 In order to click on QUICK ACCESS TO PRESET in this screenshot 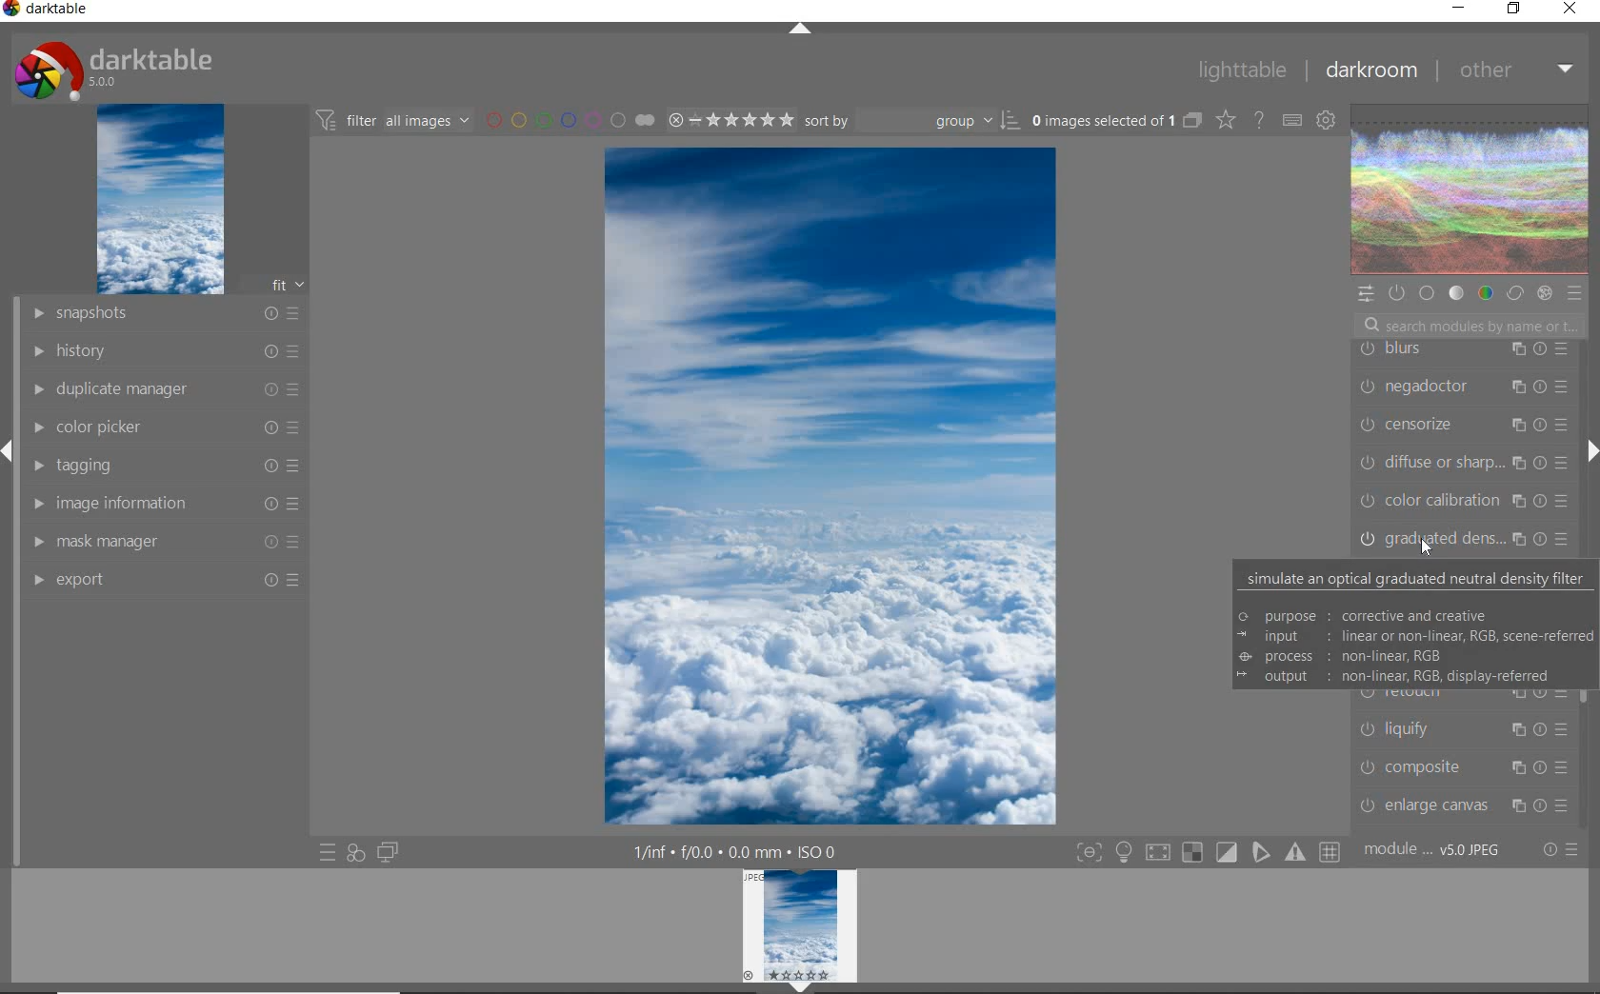, I will do `click(327, 853)`.